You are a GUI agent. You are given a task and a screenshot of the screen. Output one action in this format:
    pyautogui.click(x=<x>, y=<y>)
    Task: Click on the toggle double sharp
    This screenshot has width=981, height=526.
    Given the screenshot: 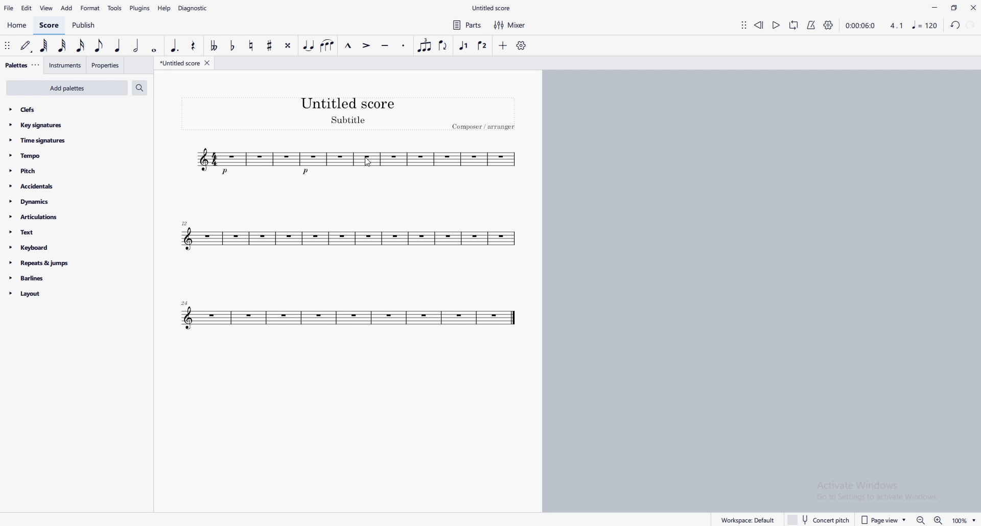 What is the action you would take?
    pyautogui.click(x=288, y=45)
    